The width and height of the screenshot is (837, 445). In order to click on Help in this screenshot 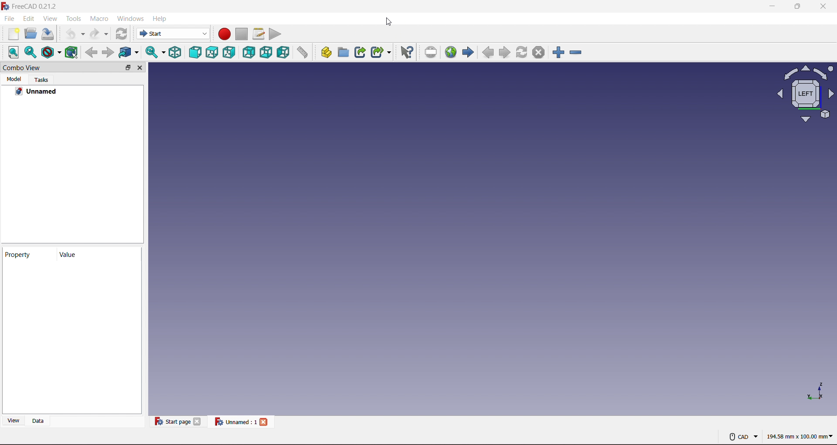, I will do `click(160, 18)`.